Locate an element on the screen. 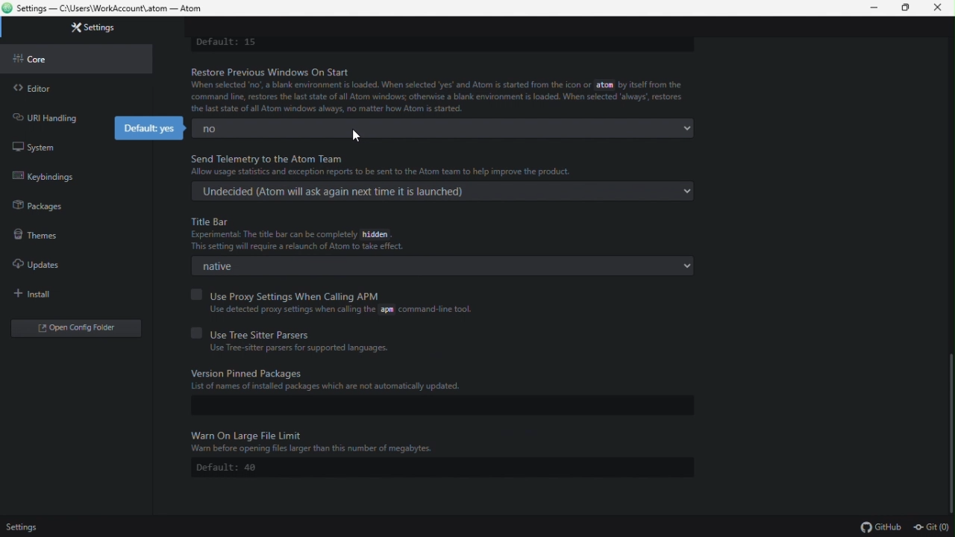  restore is located at coordinates (909, 8).